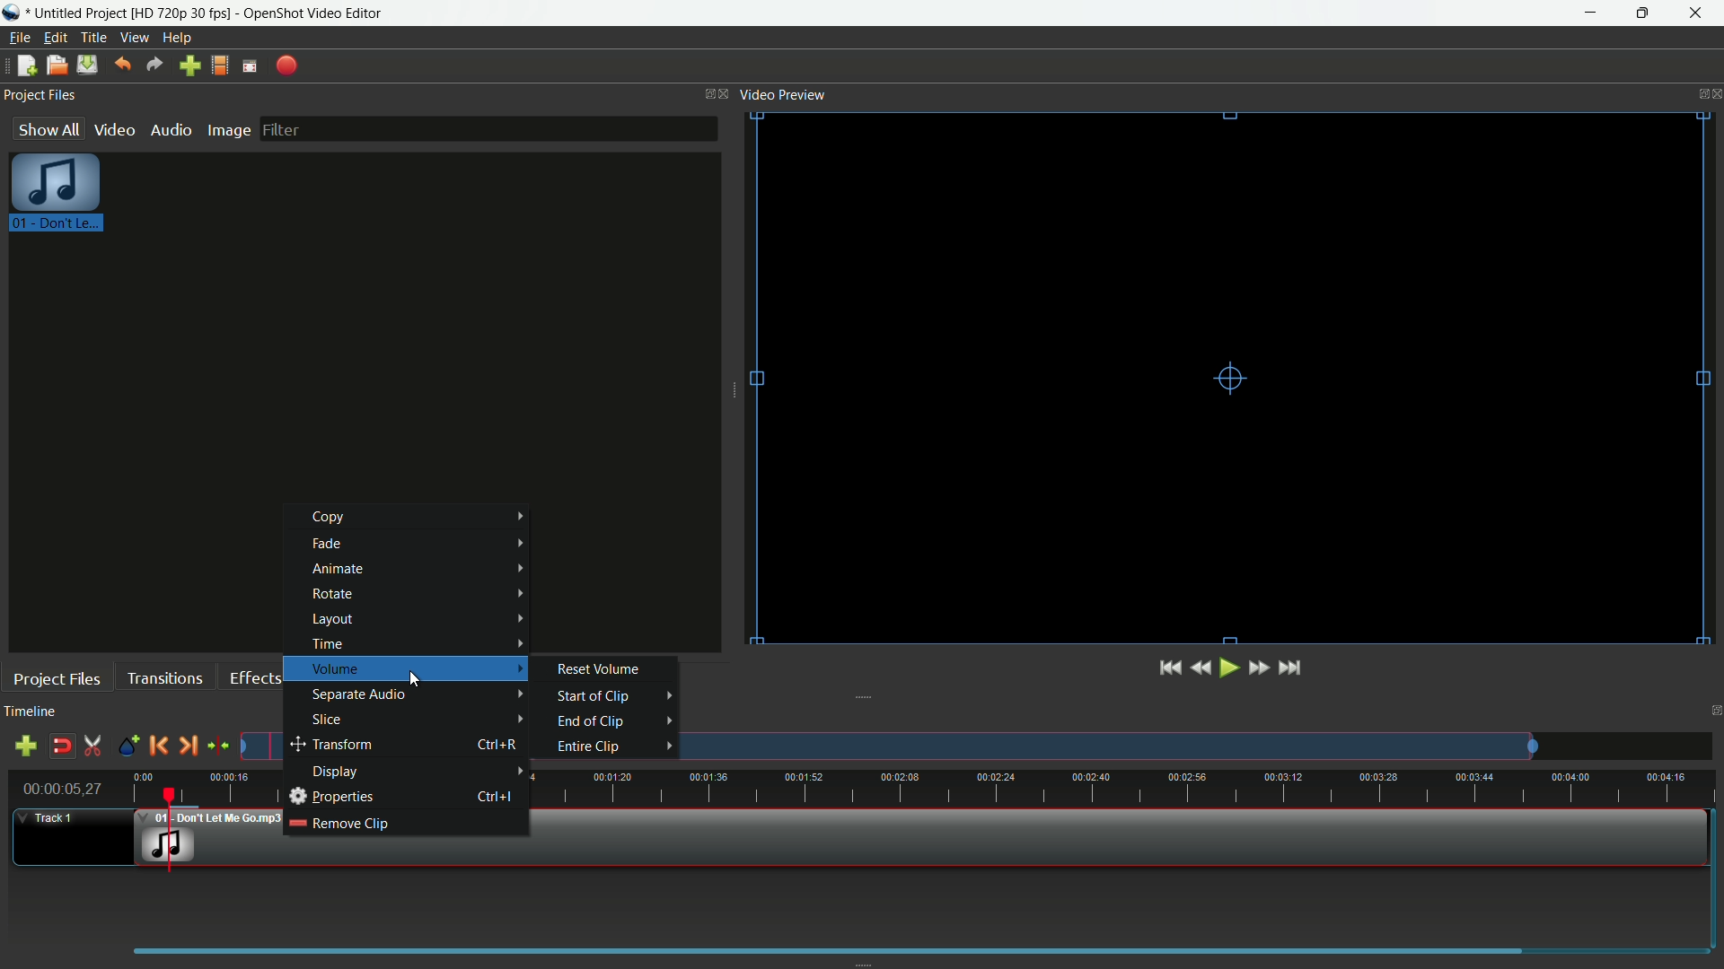 The width and height of the screenshot is (1724, 969). I want to click on slice, so click(419, 720).